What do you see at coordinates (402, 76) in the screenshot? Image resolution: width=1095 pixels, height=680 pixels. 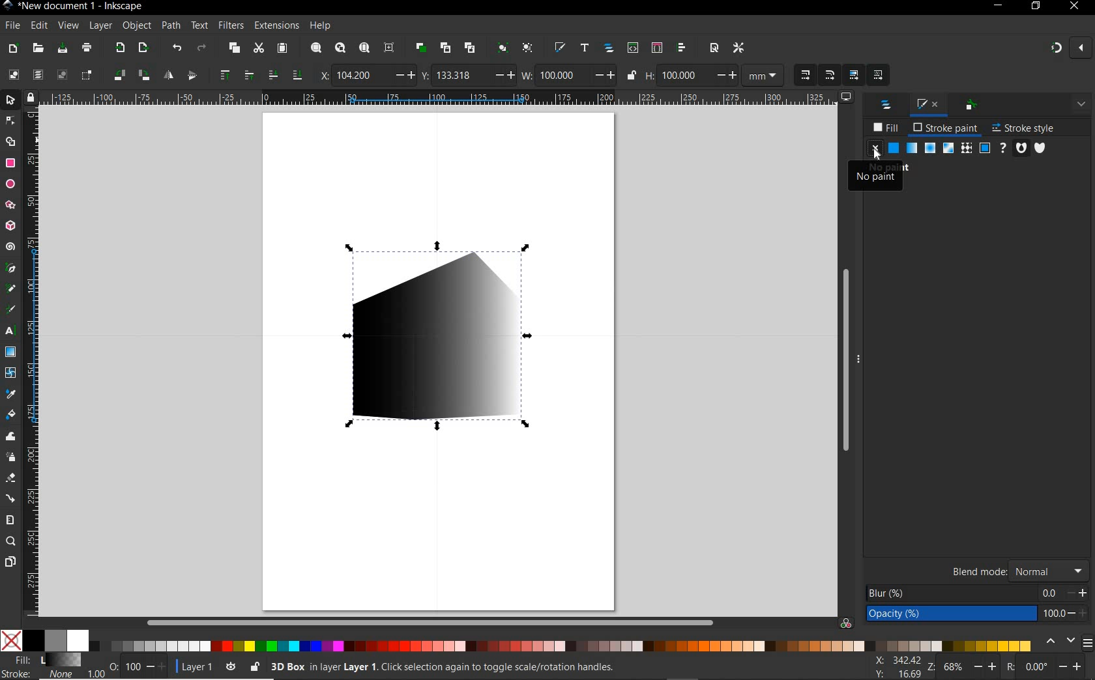 I see `increase/decrease` at bounding box center [402, 76].